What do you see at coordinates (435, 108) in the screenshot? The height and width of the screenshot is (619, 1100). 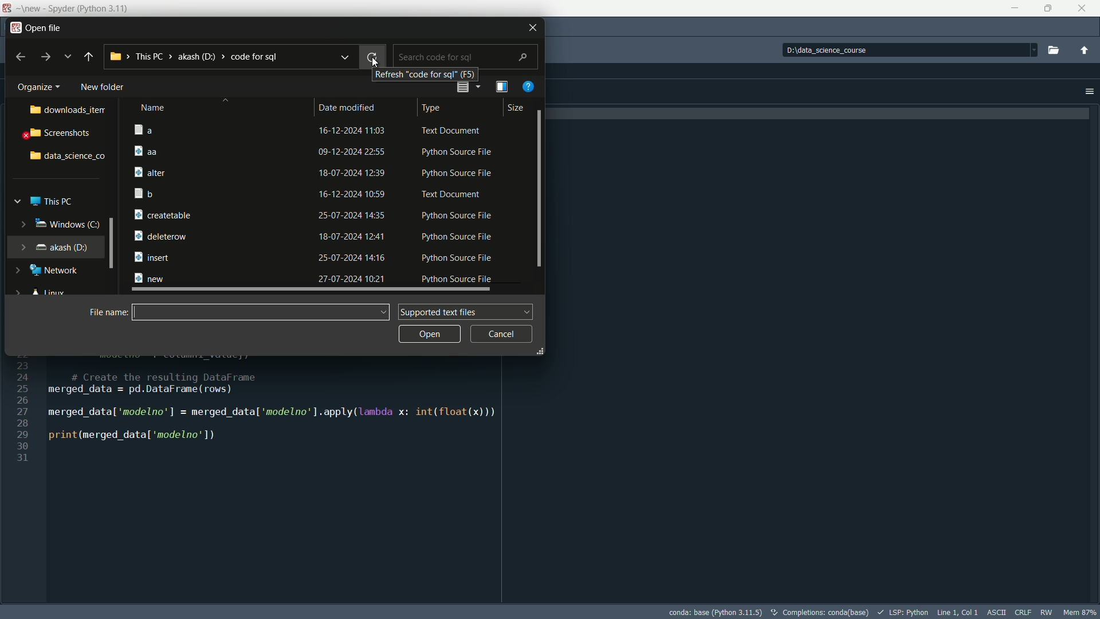 I see `type` at bounding box center [435, 108].